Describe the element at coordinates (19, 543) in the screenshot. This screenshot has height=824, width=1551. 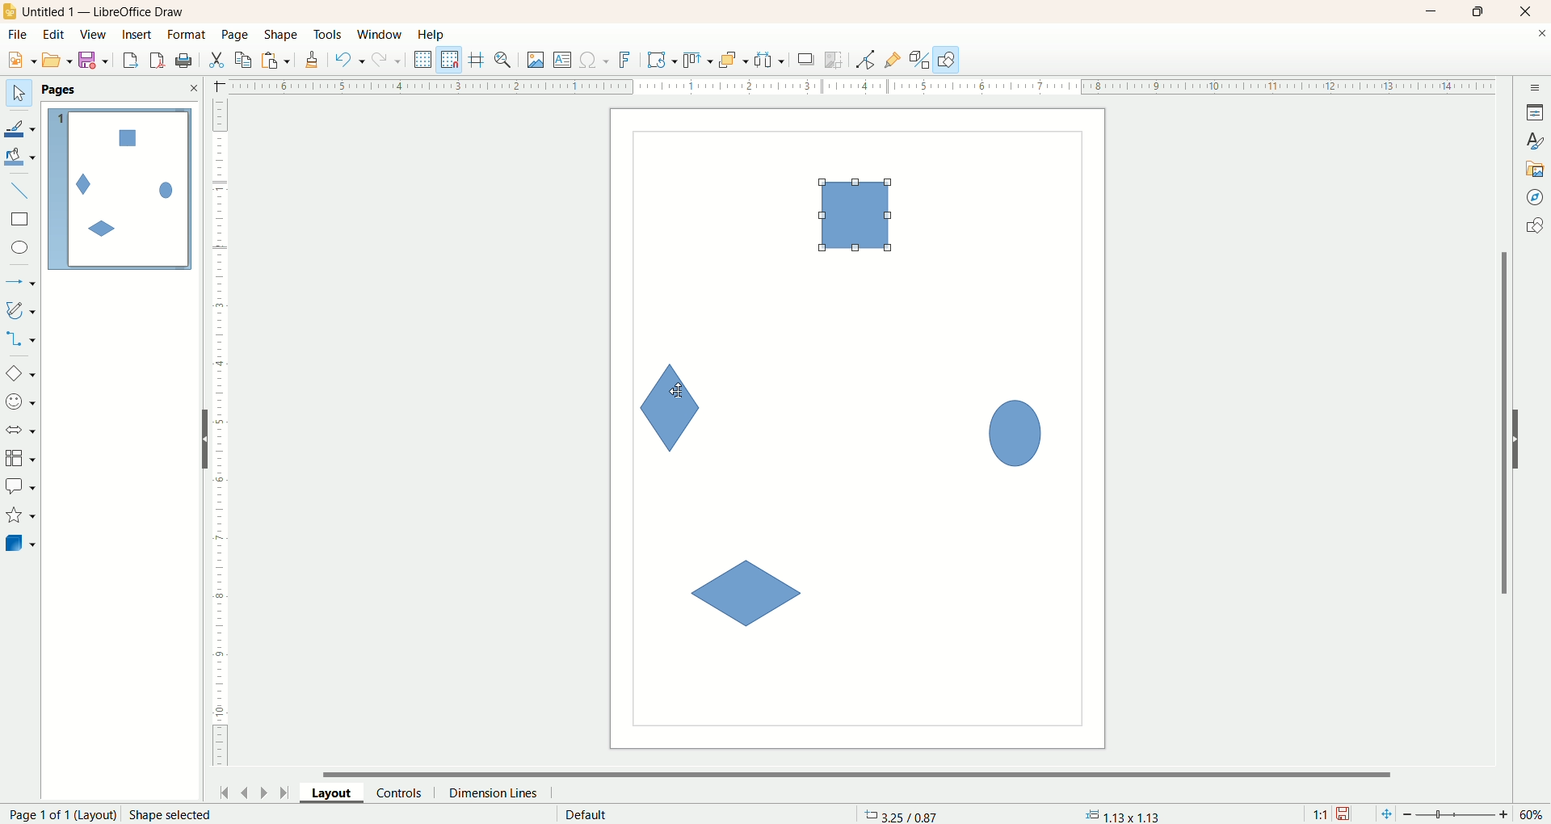
I see `3dD object` at that location.